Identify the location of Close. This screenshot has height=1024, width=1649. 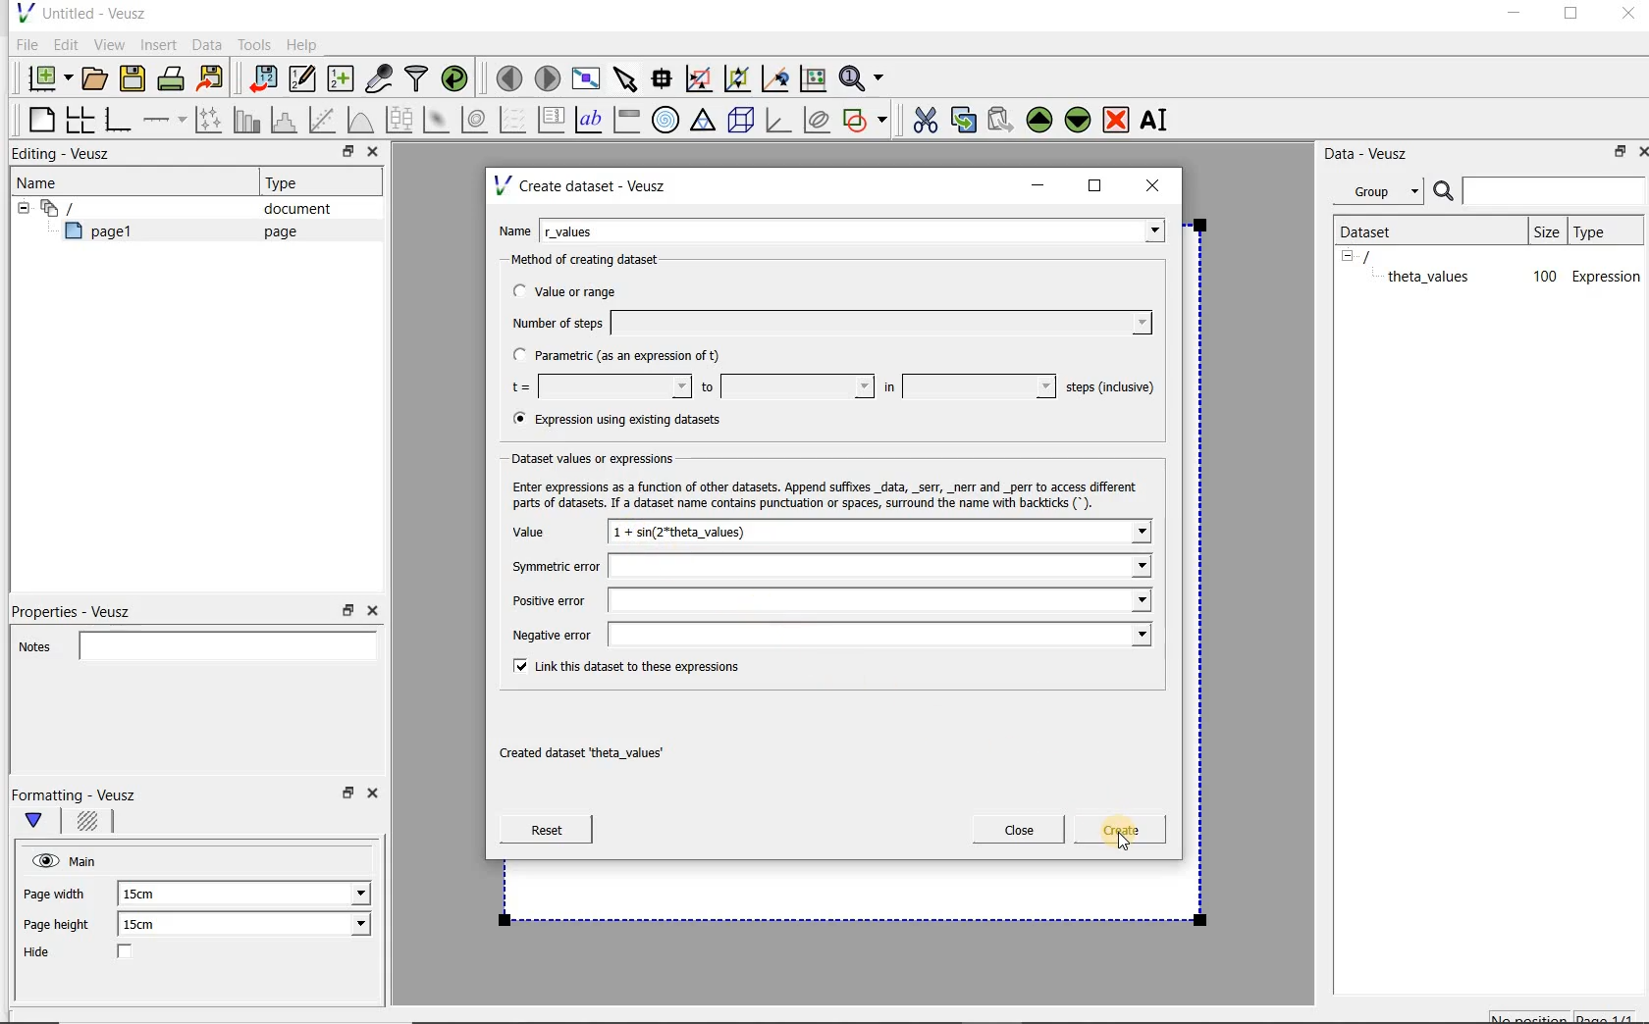
(1626, 17).